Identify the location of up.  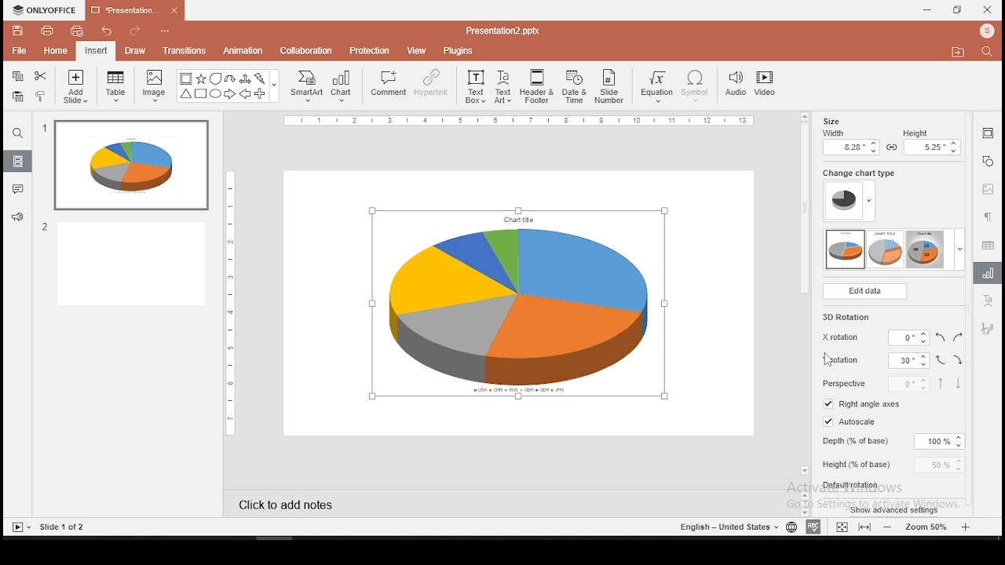
(941, 360).